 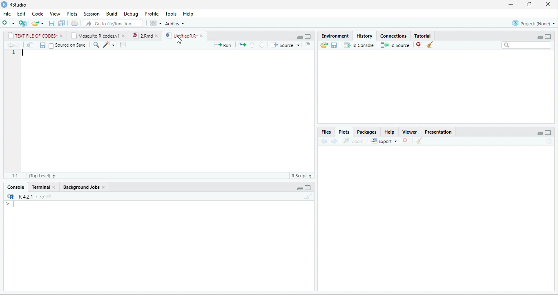 I want to click on back, so click(x=324, y=141).